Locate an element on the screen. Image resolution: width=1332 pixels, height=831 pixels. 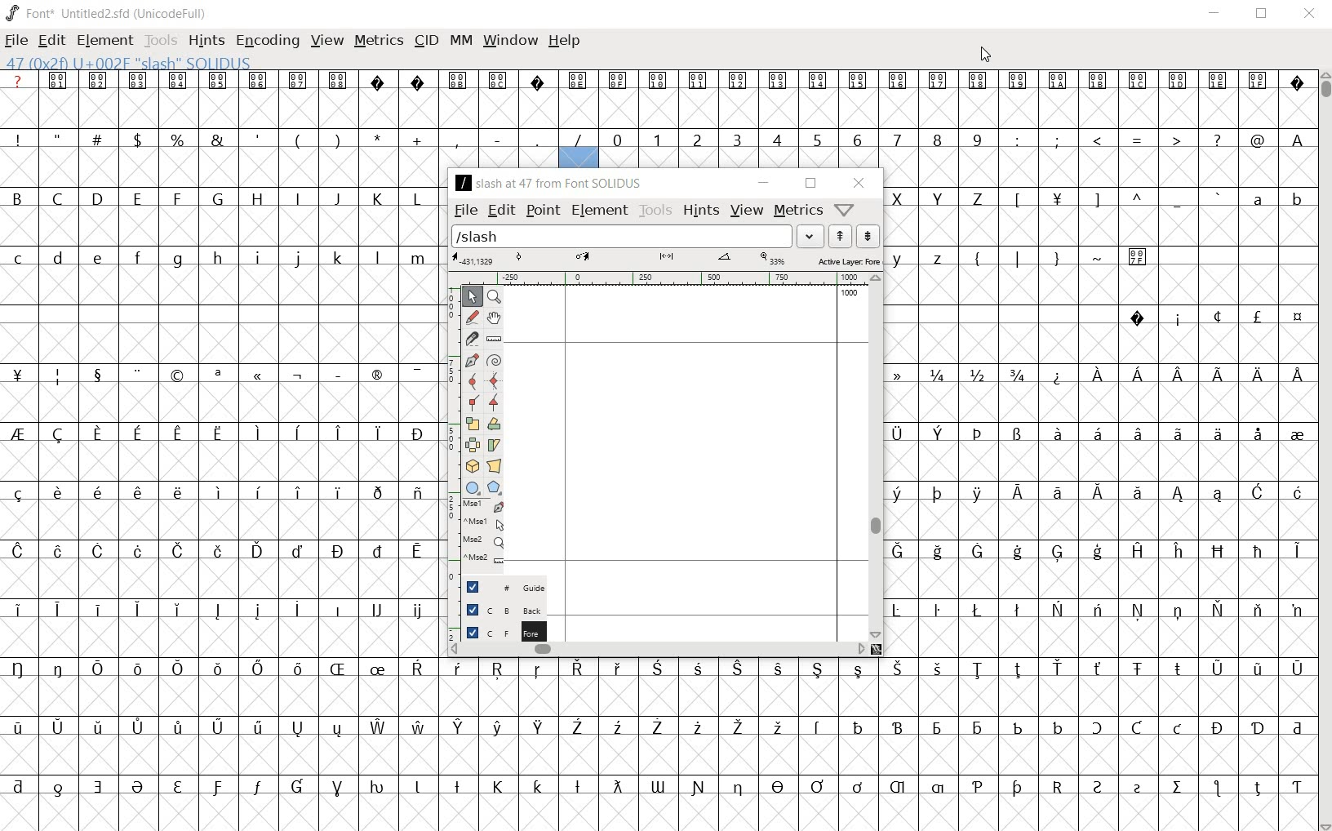
EDIT is located at coordinates (52, 41).